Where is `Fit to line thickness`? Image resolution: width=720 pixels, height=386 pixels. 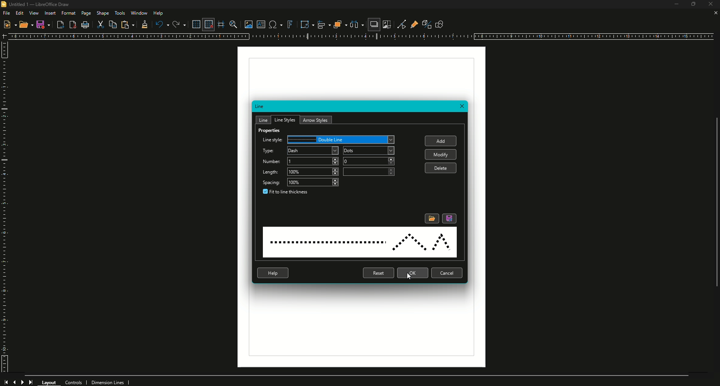 Fit to line thickness is located at coordinates (287, 193).